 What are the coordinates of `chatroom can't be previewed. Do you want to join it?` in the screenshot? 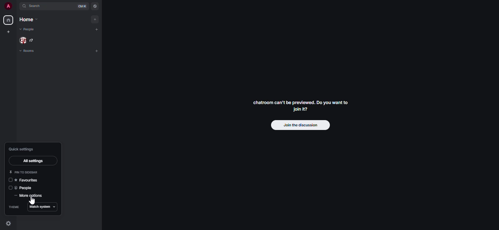 It's located at (301, 105).